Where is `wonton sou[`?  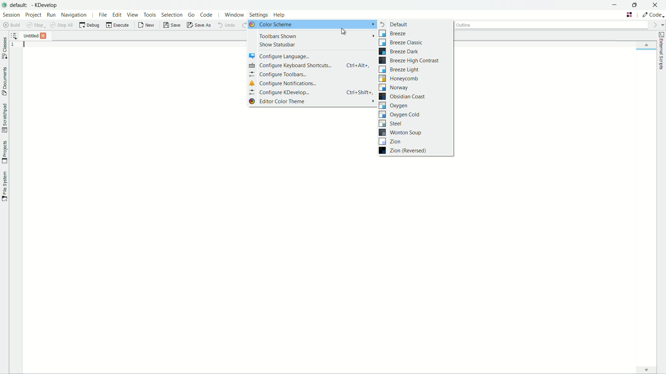 wonton sou[ is located at coordinates (401, 133).